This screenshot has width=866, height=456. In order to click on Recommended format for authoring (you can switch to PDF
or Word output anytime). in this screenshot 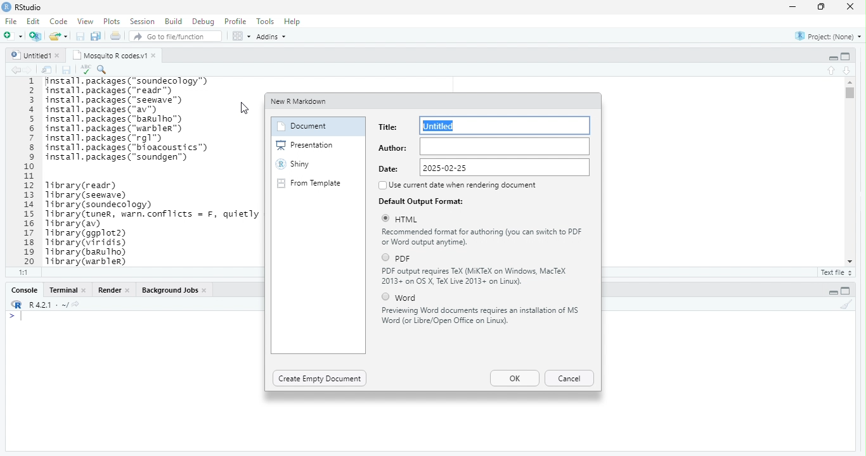, I will do `click(483, 237)`.